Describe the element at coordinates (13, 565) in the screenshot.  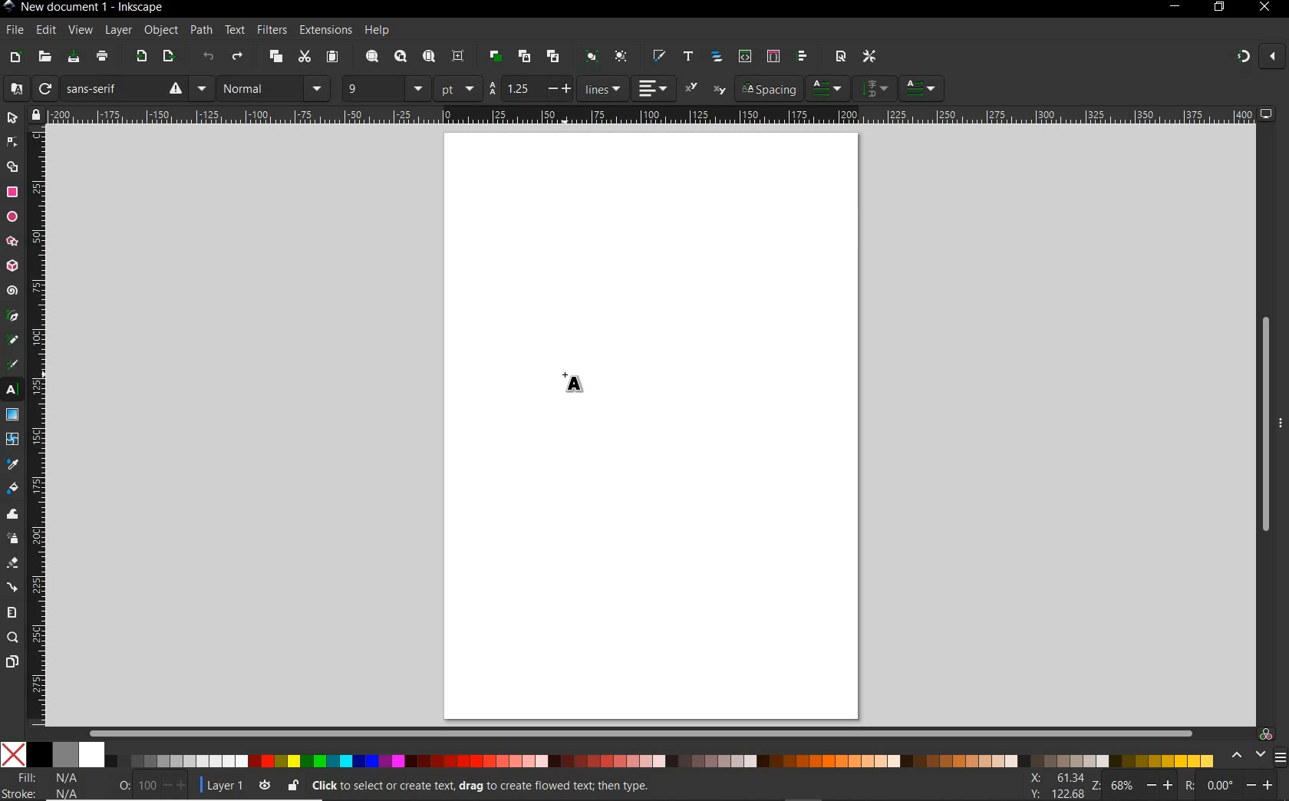
I see `eraser tool` at that location.